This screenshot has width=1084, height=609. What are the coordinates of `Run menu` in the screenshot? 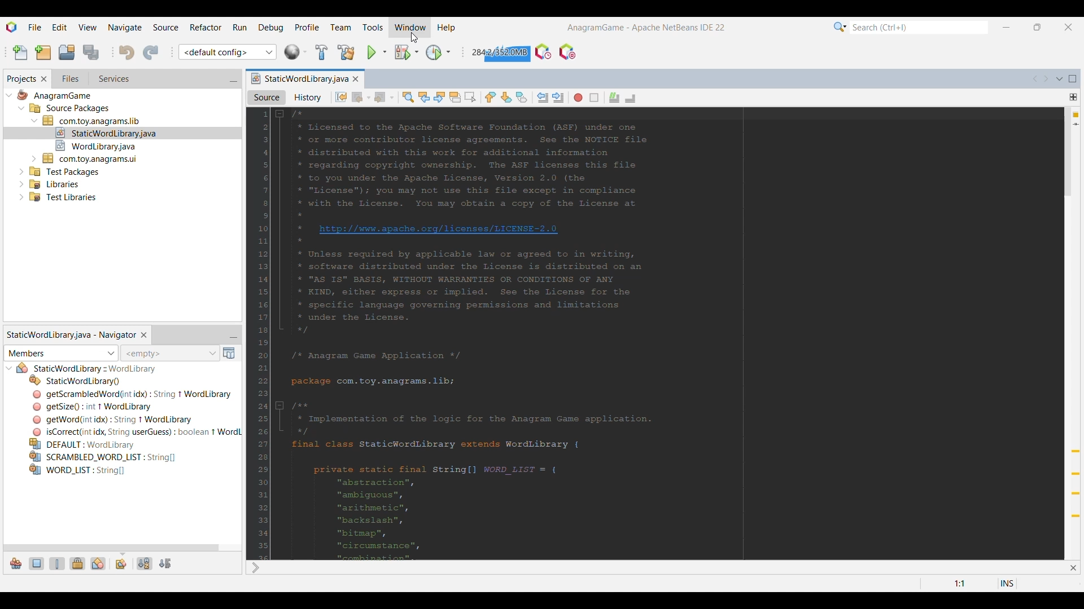 It's located at (240, 27).